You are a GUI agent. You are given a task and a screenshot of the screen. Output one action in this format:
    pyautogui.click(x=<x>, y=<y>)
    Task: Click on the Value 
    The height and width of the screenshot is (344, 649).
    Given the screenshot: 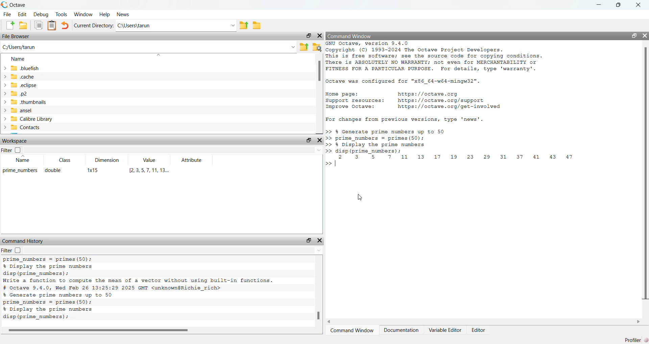 What is the action you would take?
    pyautogui.click(x=150, y=160)
    